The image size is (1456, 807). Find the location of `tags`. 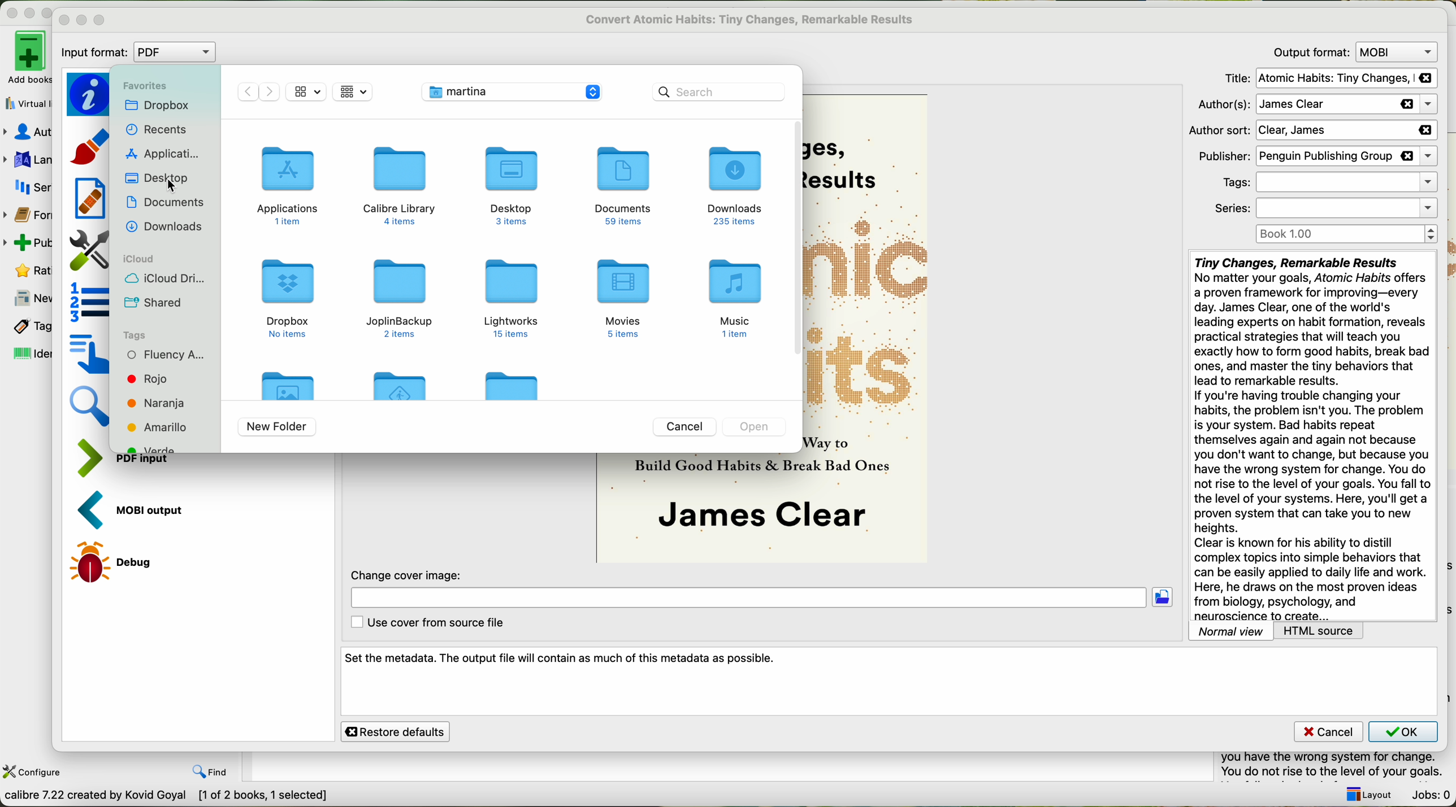

tags is located at coordinates (29, 326).